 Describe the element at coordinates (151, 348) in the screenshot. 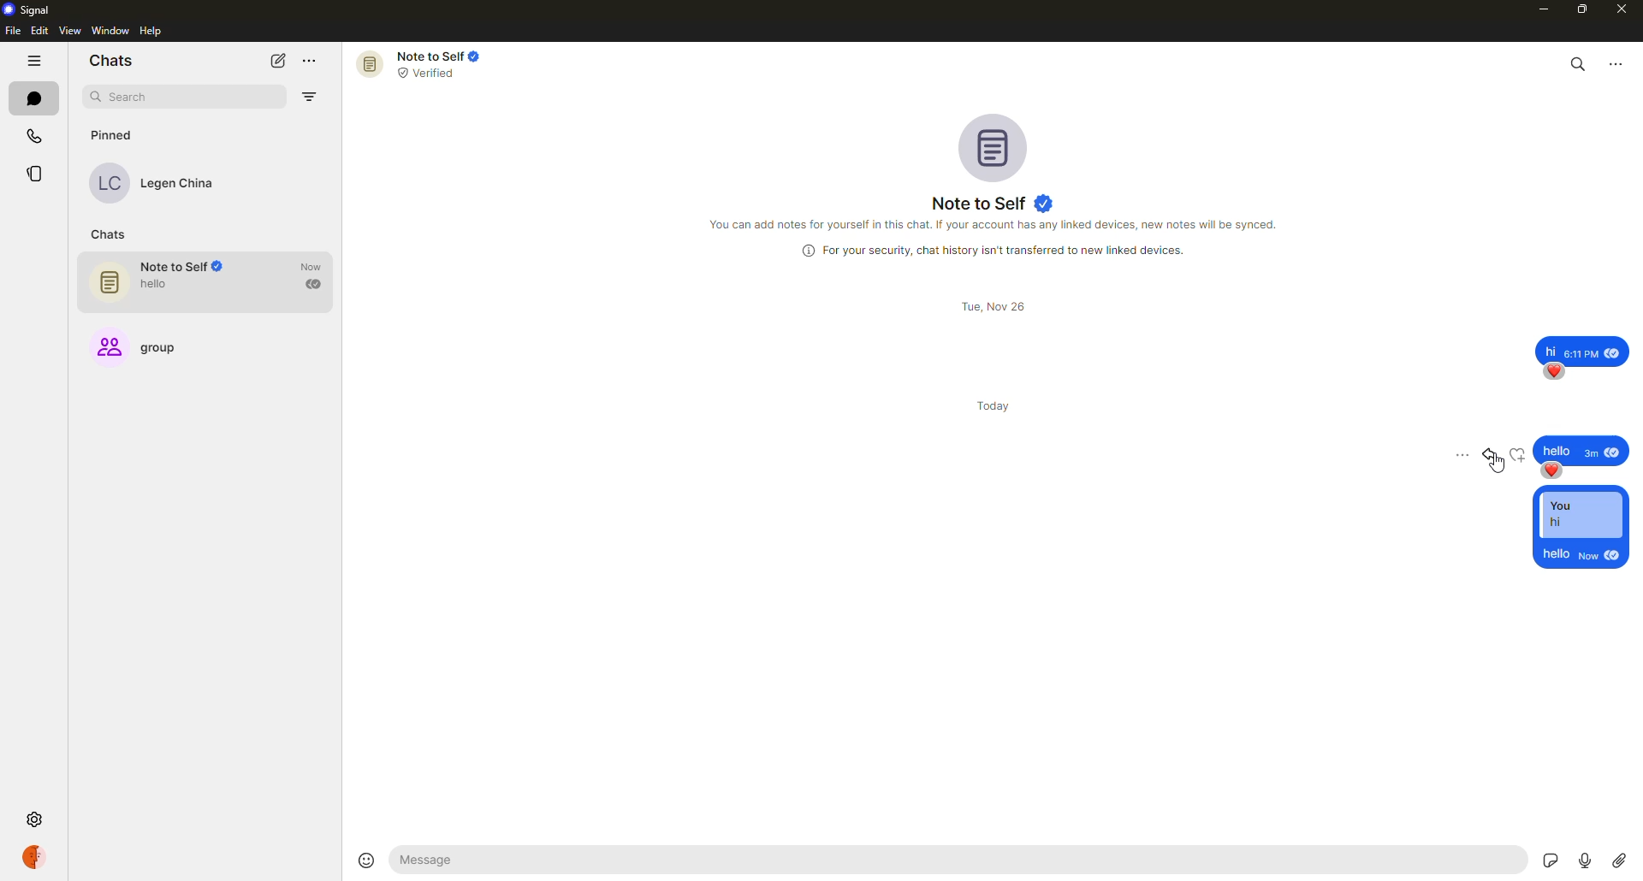

I see `group` at that location.